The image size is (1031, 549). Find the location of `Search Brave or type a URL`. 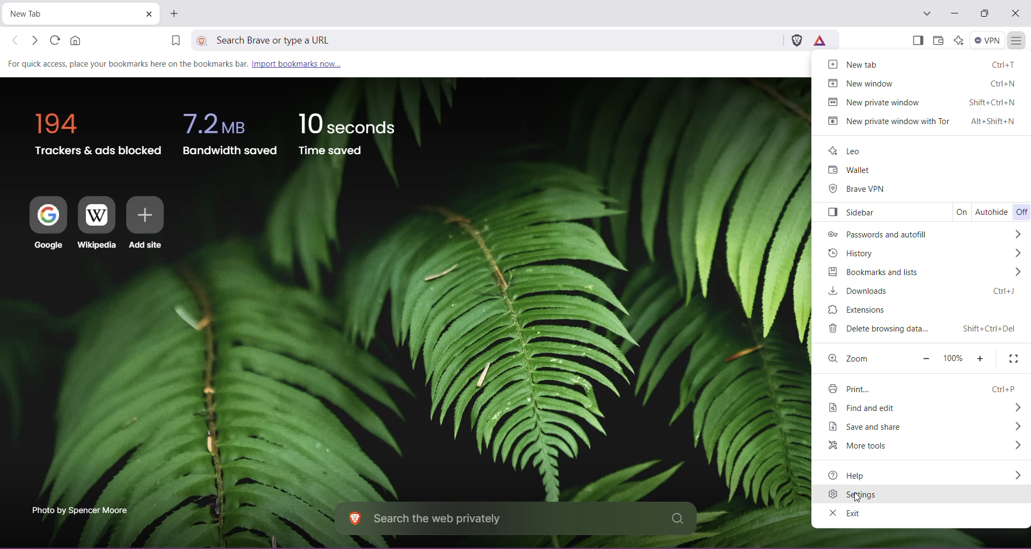

Search Brave or type a URL is located at coordinates (497, 39).